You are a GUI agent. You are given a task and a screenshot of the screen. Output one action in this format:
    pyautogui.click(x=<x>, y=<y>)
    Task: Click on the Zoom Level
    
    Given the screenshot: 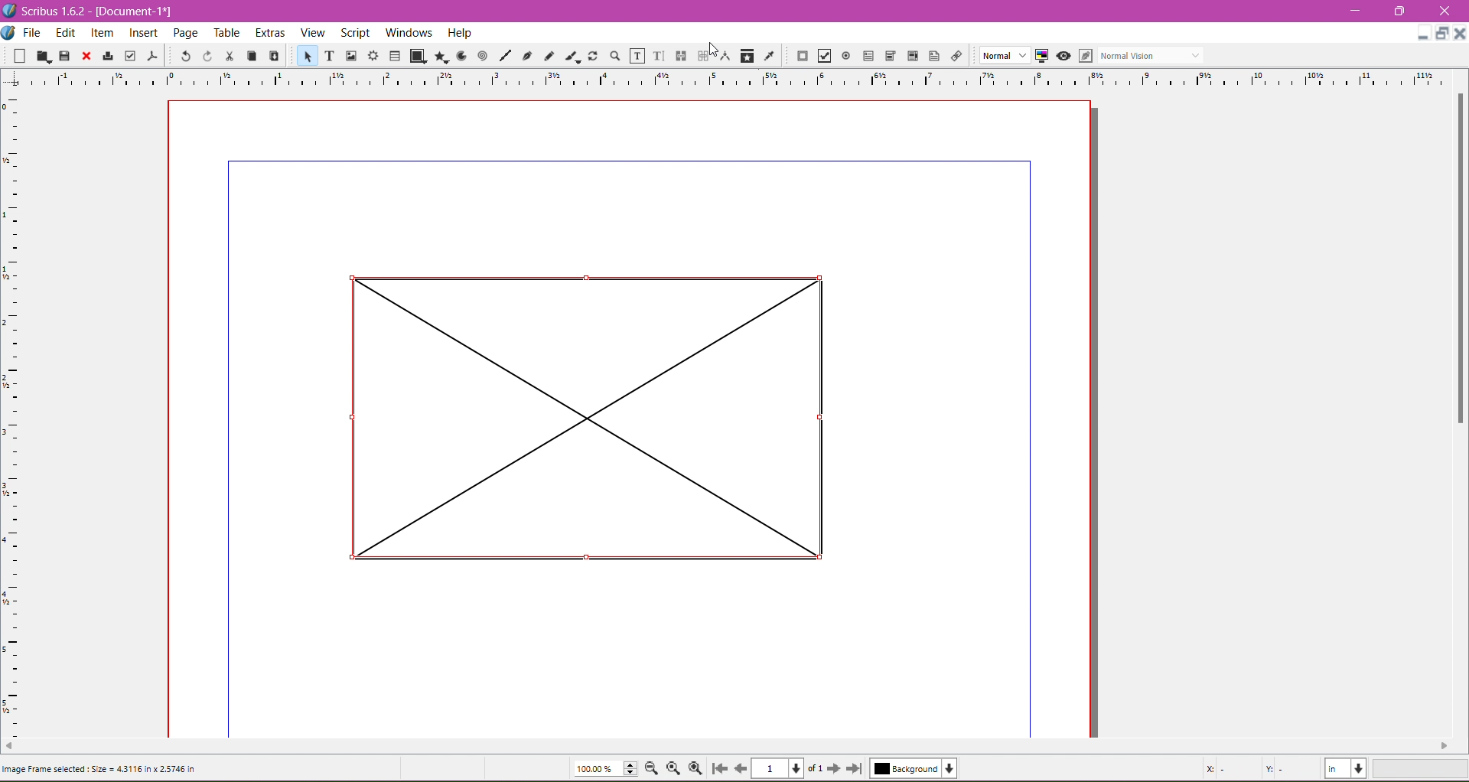 What is the action you would take?
    pyautogui.click(x=1422, y=769)
    